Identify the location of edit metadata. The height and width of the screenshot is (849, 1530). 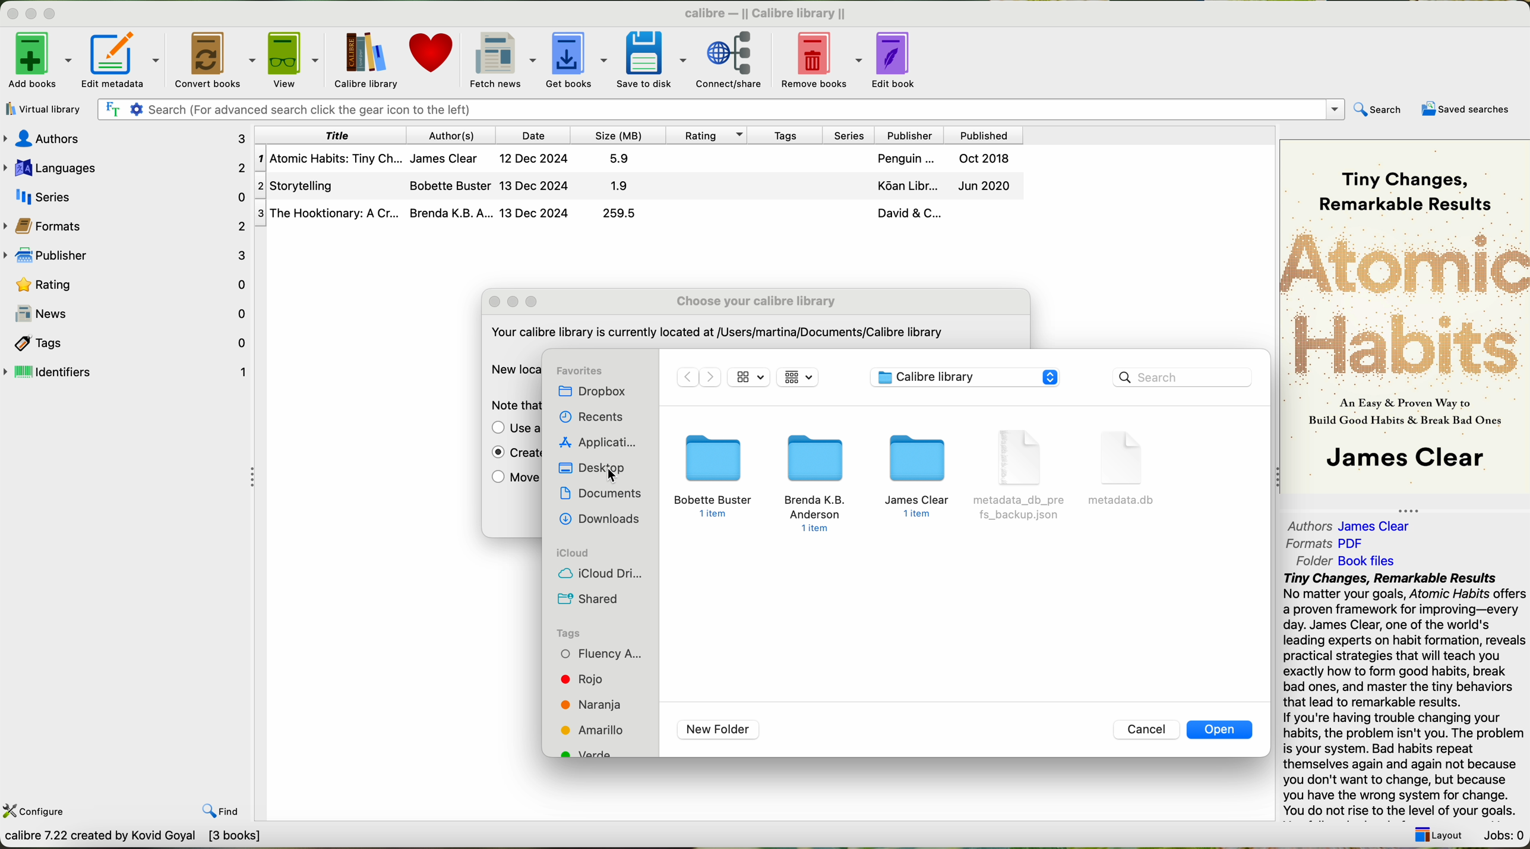
(125, 60).